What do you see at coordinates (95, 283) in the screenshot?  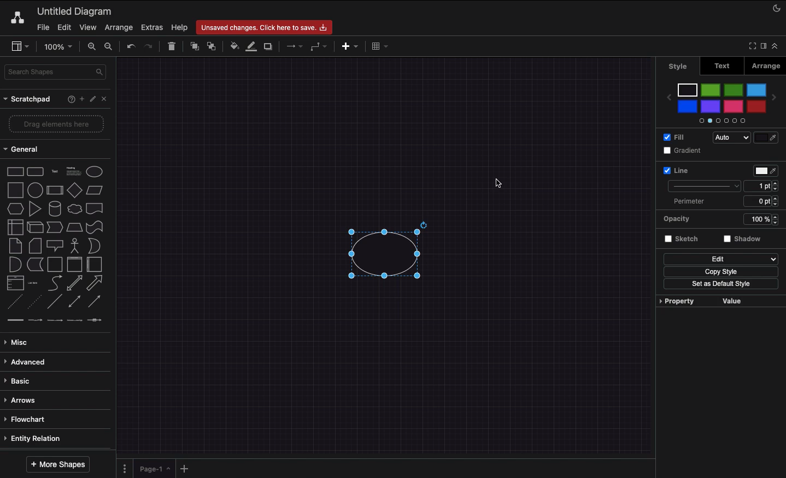 I see `Arrow` at bounding box center [95, 283].